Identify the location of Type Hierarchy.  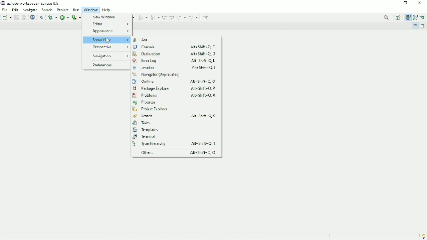
(176, 144).